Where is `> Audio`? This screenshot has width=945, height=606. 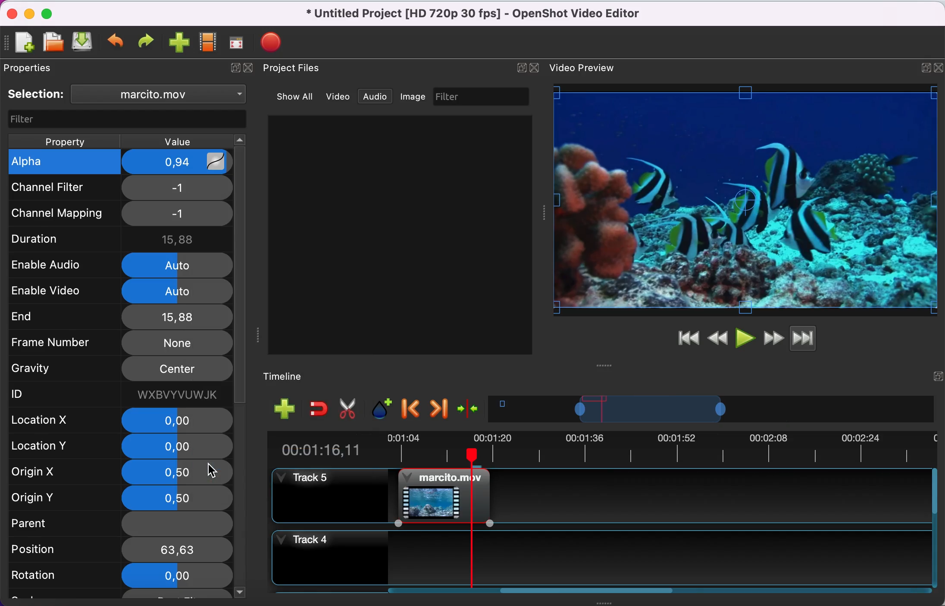
> Audio is located at coordinates (378, 97).